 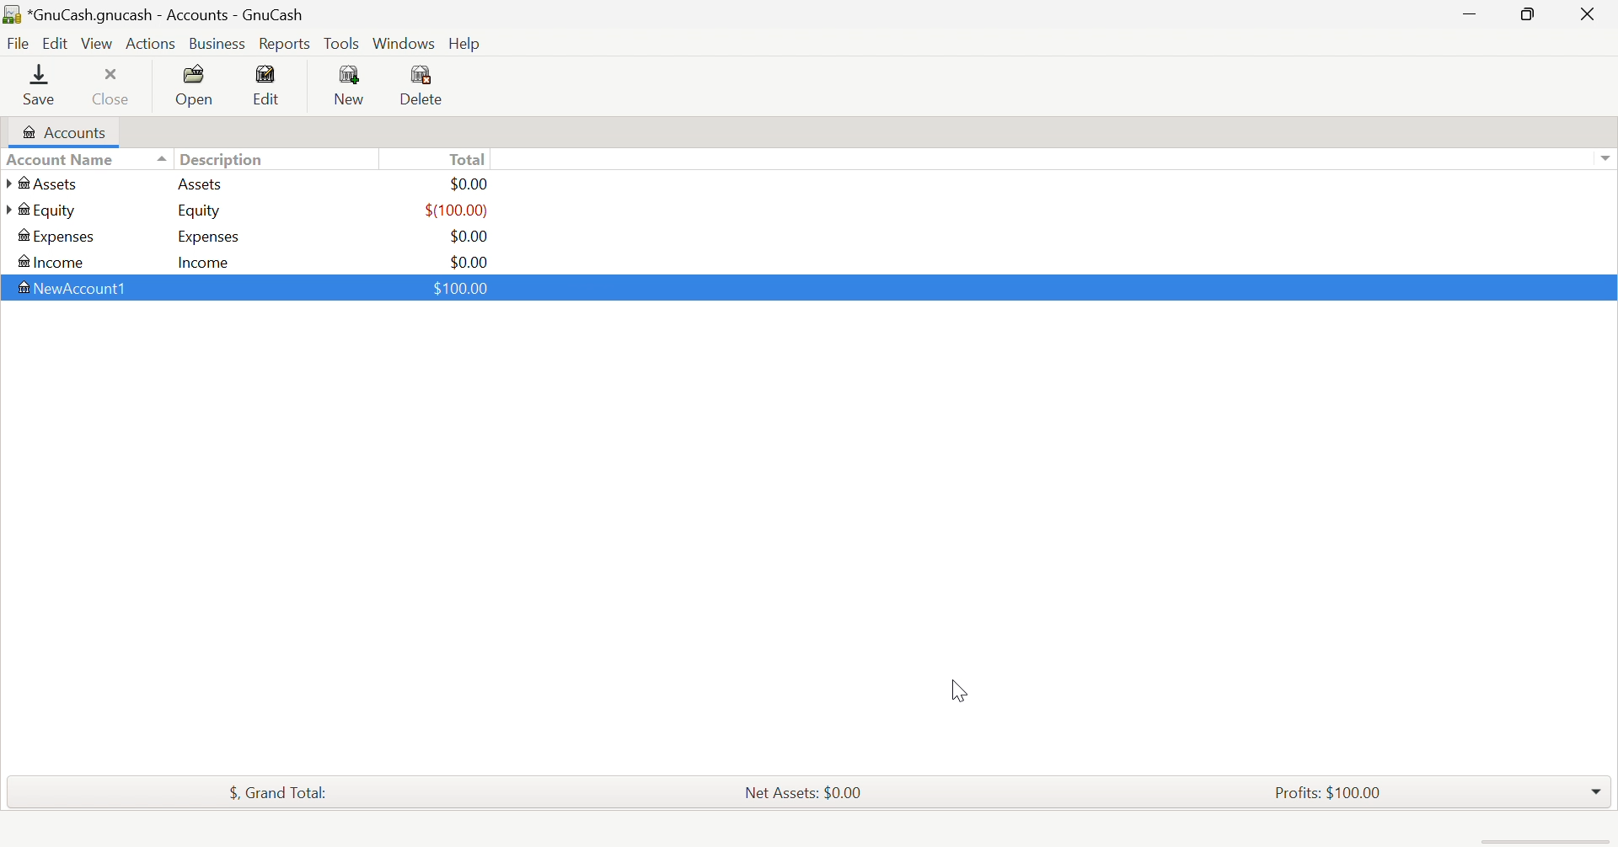 What do you see at coordinates (1327, 791) in the screenshot?
I see `Profits: $0.00` at bounding box center [1327, 791].